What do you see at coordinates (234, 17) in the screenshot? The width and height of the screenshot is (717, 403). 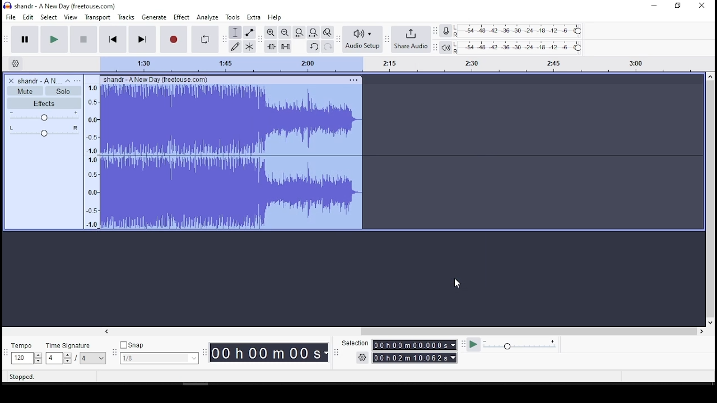 I see `tools` at bounding box center [234, 17].